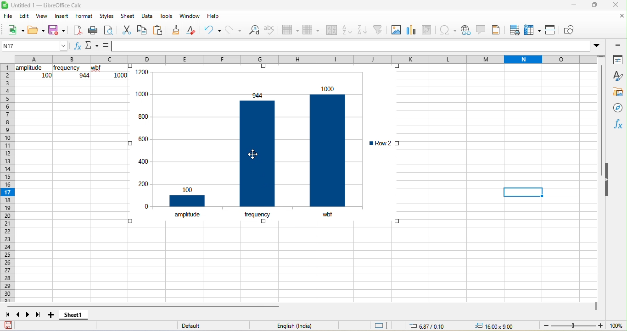 The height and width of the screenshot is (331, 627). Describe the element at coordinates (192, 30) in the screenshot. I see `clear direct formatting` at that location.